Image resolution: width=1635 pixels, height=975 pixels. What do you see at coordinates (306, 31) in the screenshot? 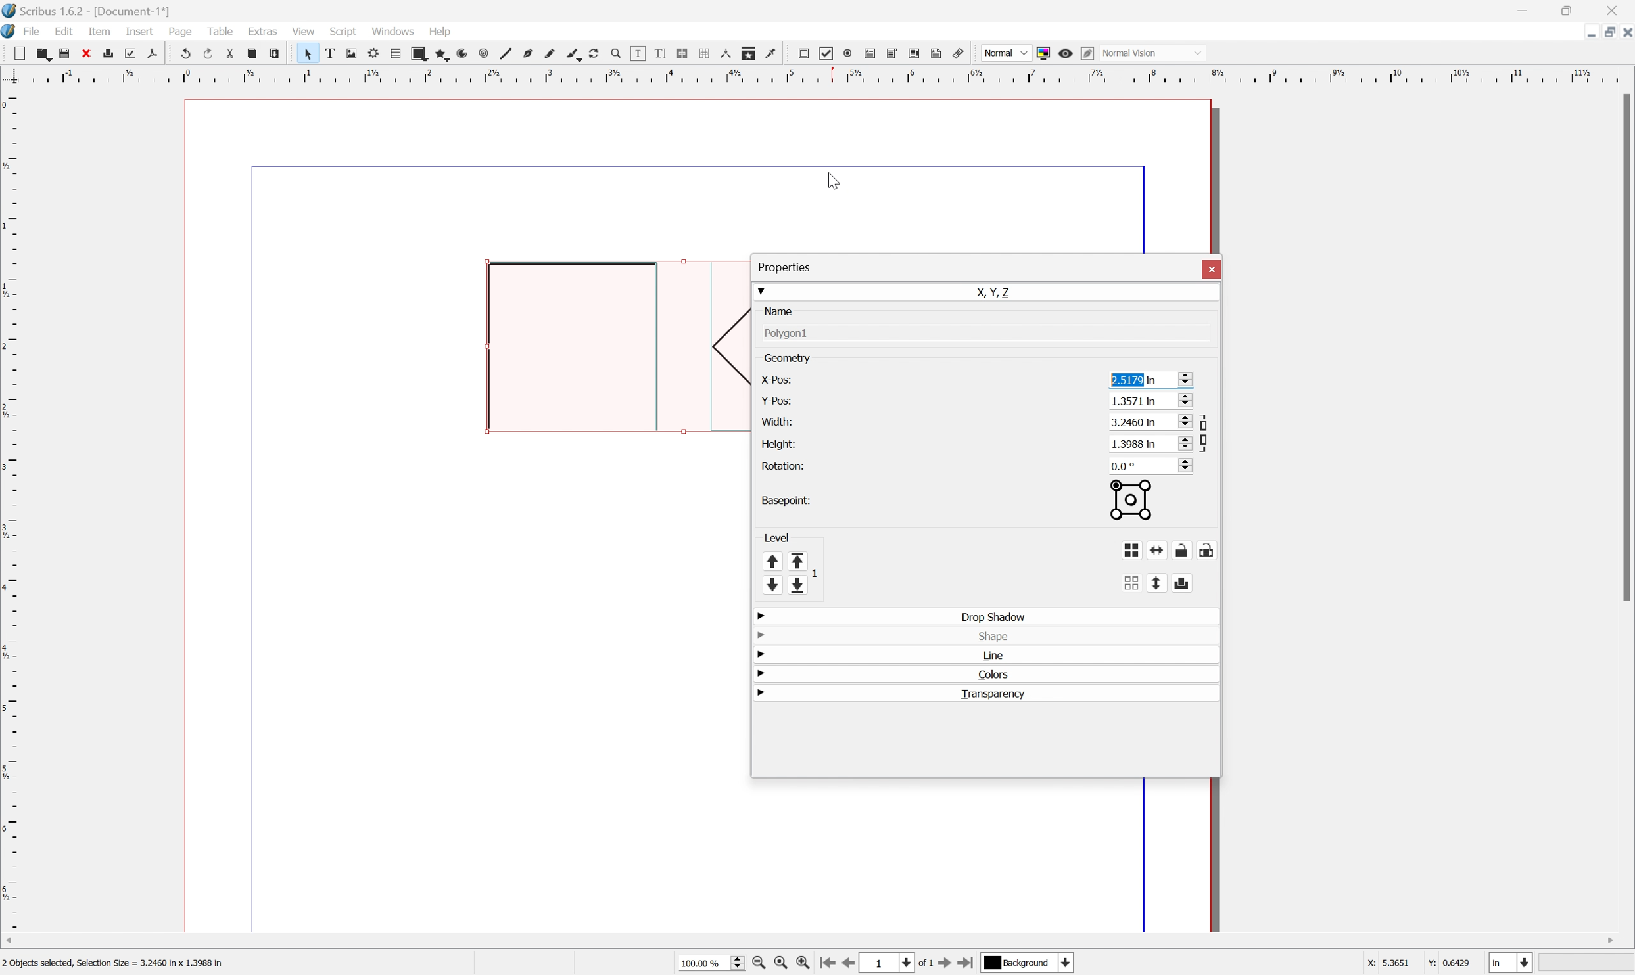
I see `view` at bounding box center [306, 31].